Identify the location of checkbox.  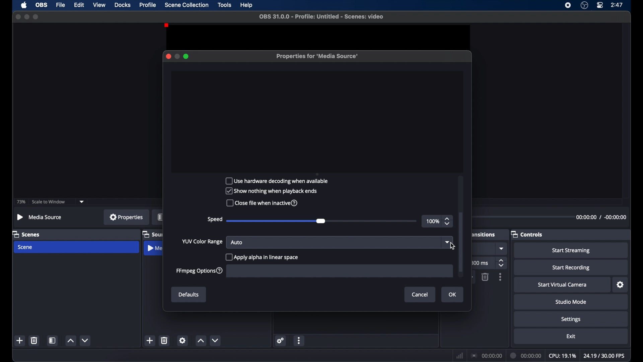
(262, 257).